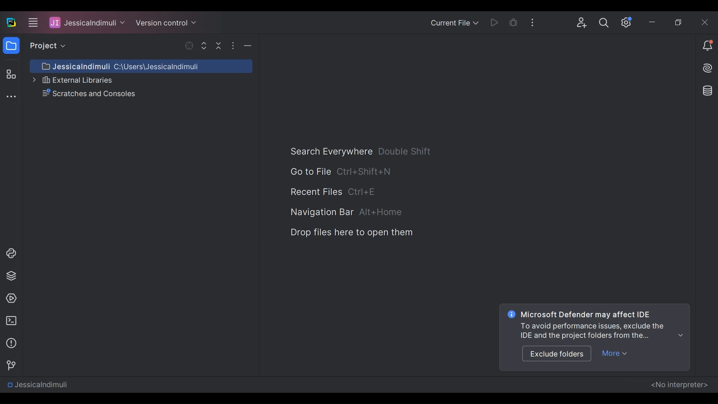 The width and height of the screenshot is (718, 404). I want to click on minimize, so click(651, 22).